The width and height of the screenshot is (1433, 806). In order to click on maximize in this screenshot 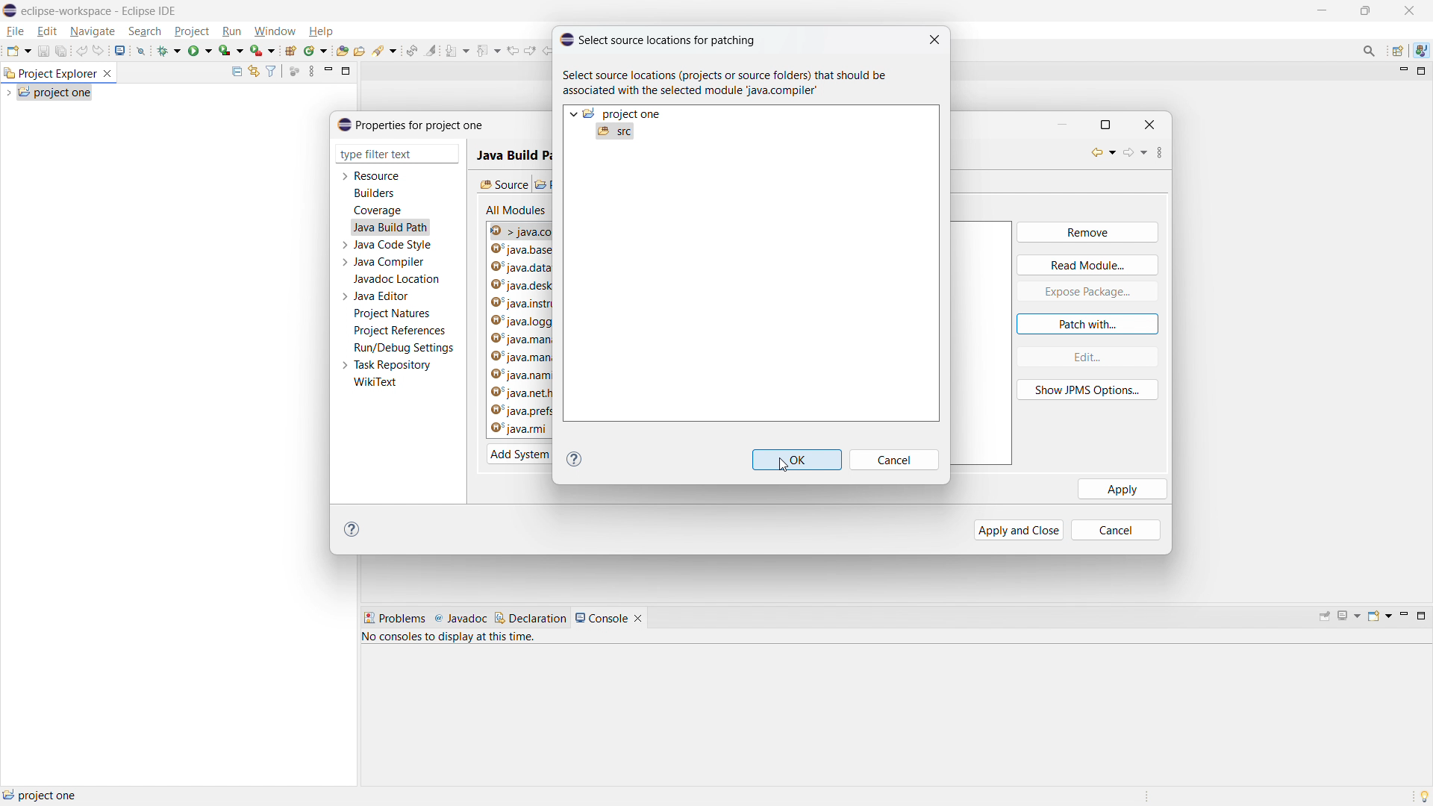, I will do `click(346, 70)`.